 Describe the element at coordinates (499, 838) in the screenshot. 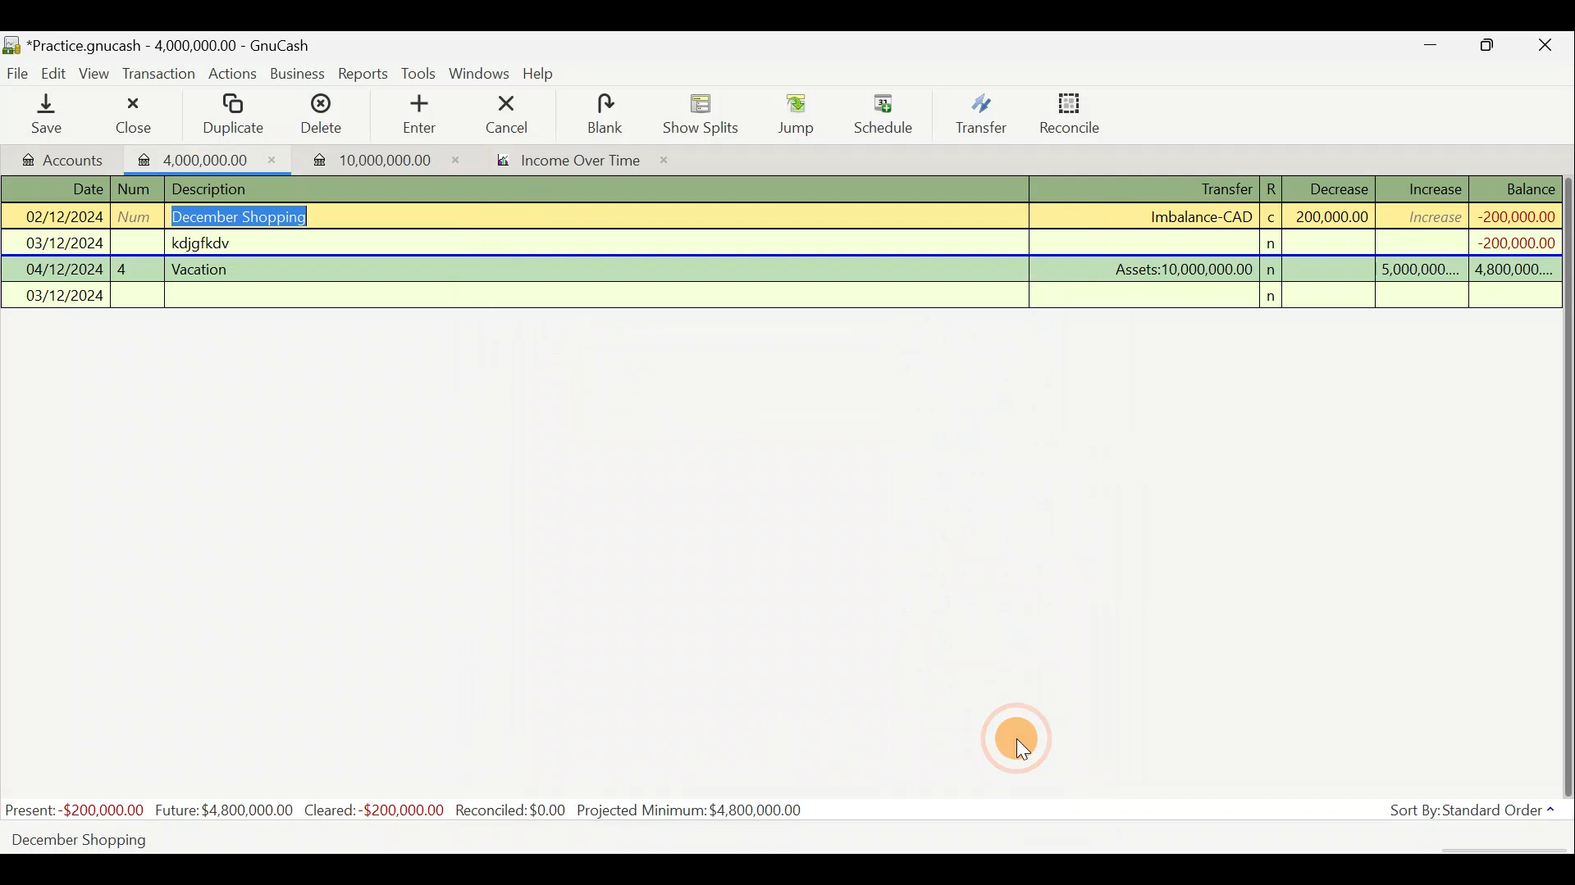

I see `Create a scheduled transaction` at that location.